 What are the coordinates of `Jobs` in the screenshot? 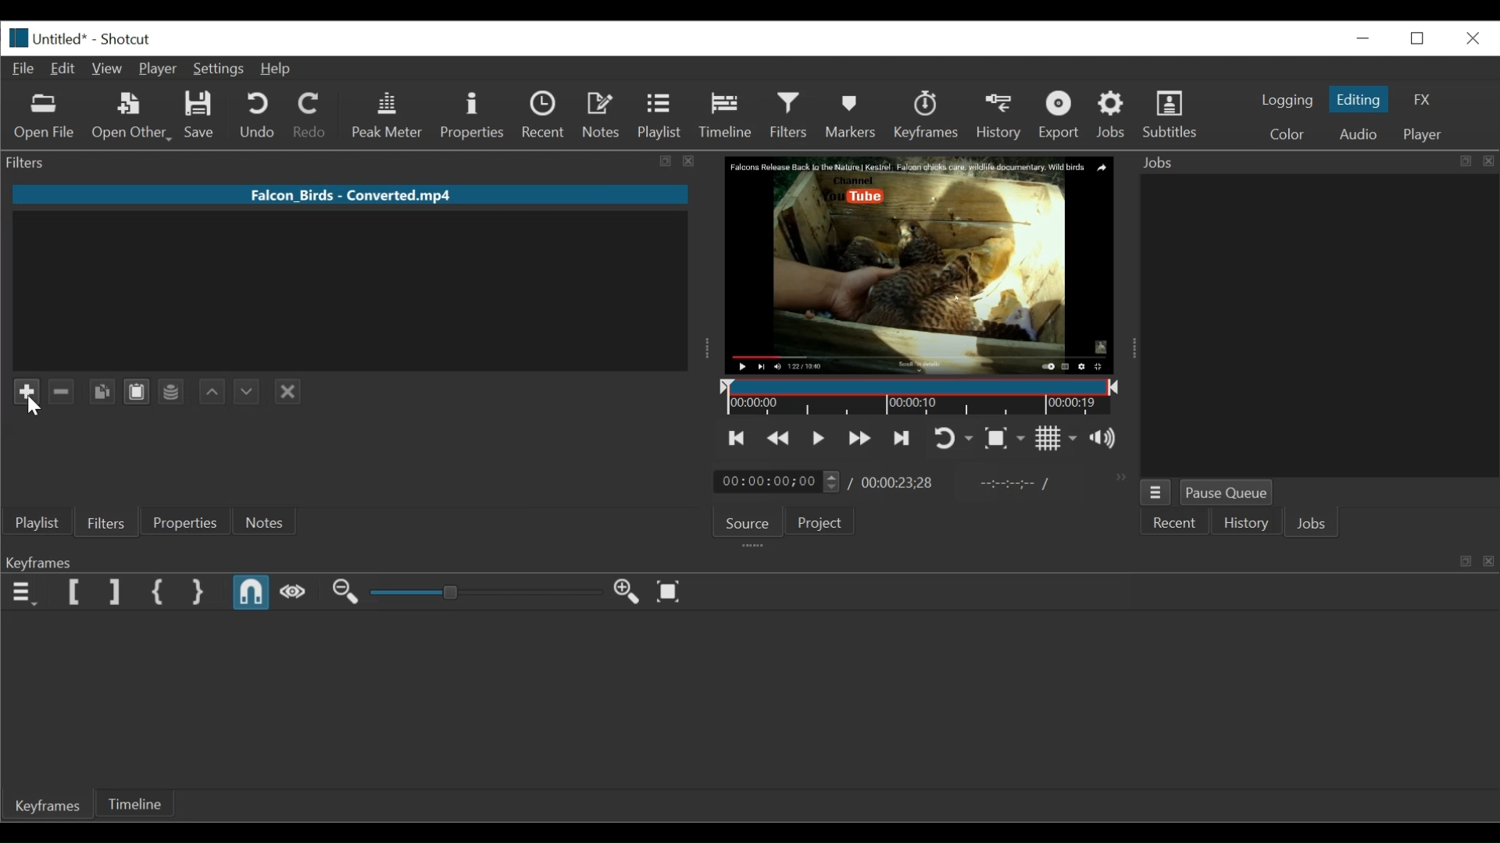 It's located at (1313, 525).